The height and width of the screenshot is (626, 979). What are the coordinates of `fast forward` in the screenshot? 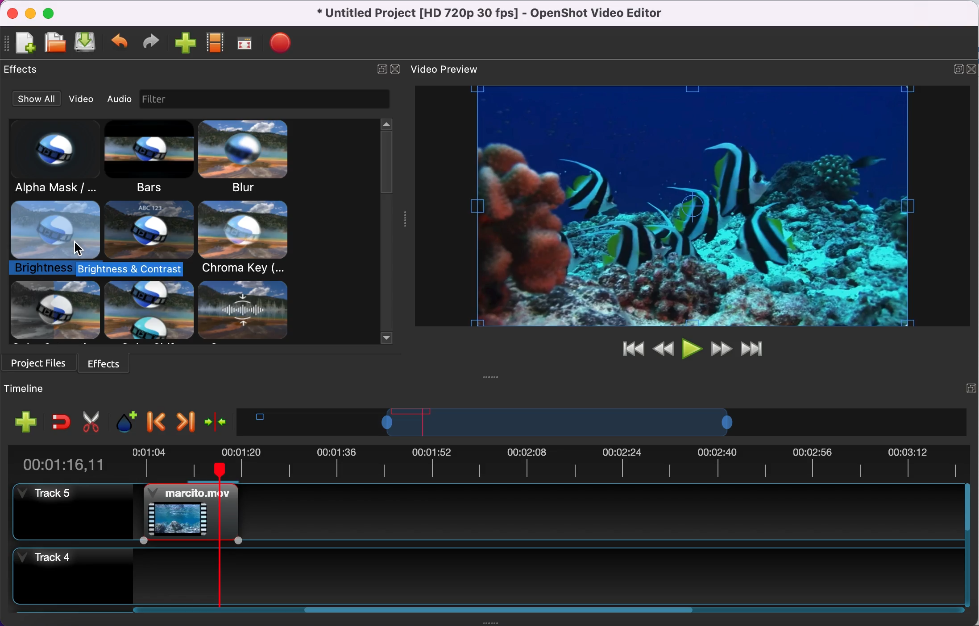 It's located at (720, 349).